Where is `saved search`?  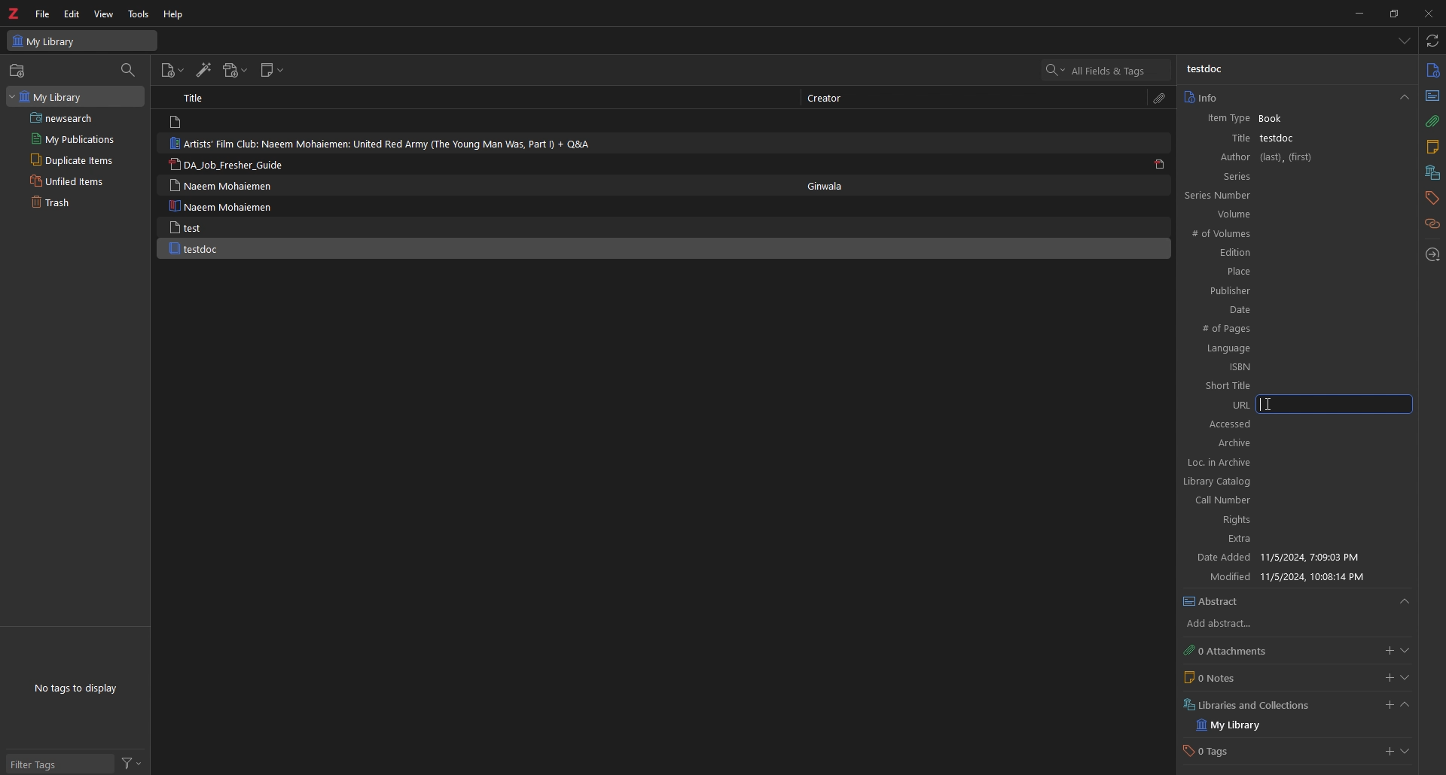
saved search is located at coordinates (78, 117).